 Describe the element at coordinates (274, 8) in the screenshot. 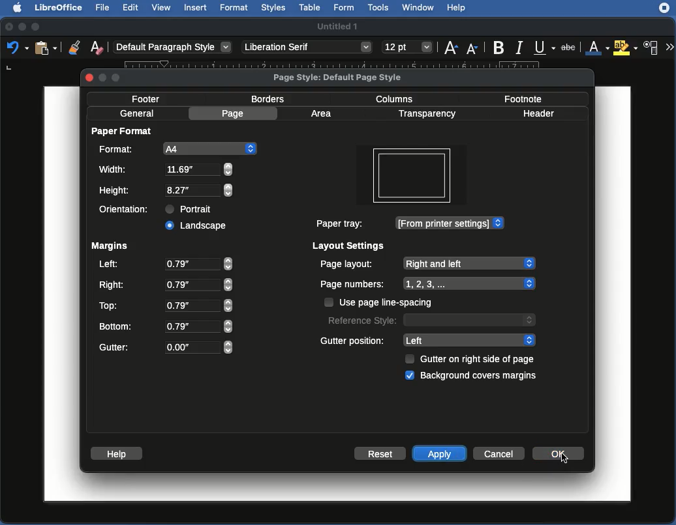

I see `Styles` at that location.